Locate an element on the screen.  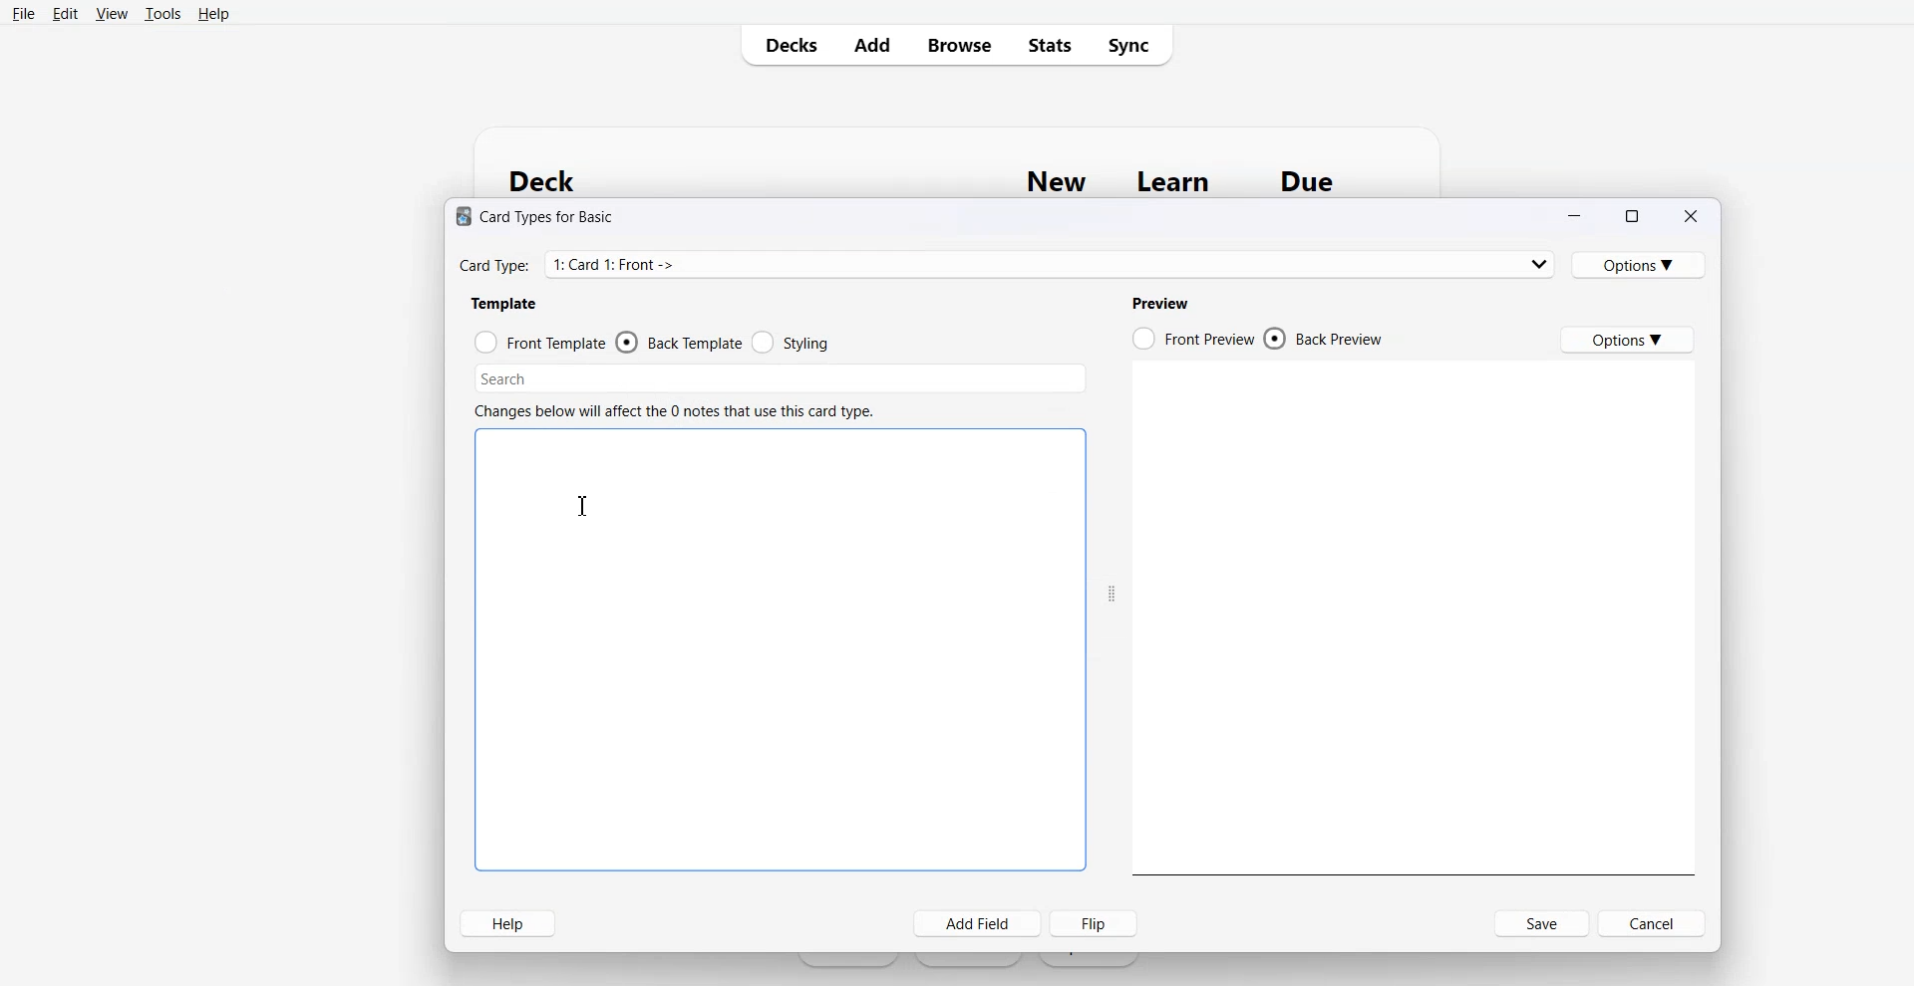
® Card Types for Basic is located at coordinates (540, 218).